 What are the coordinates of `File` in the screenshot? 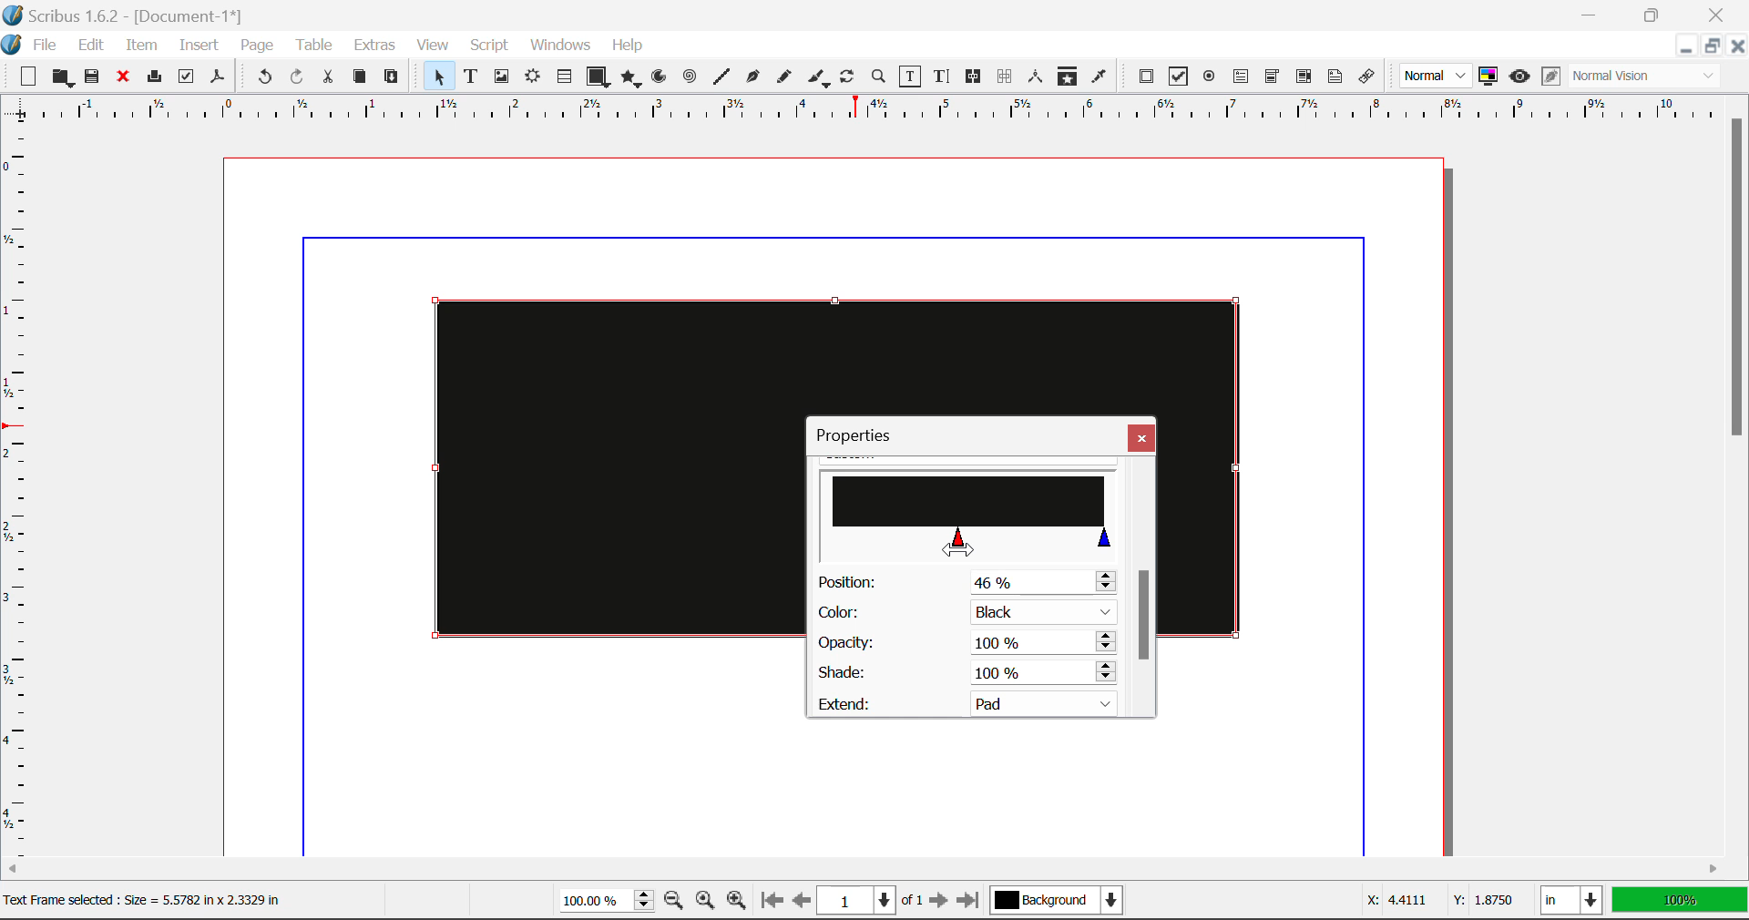 It's located at (48, 46).